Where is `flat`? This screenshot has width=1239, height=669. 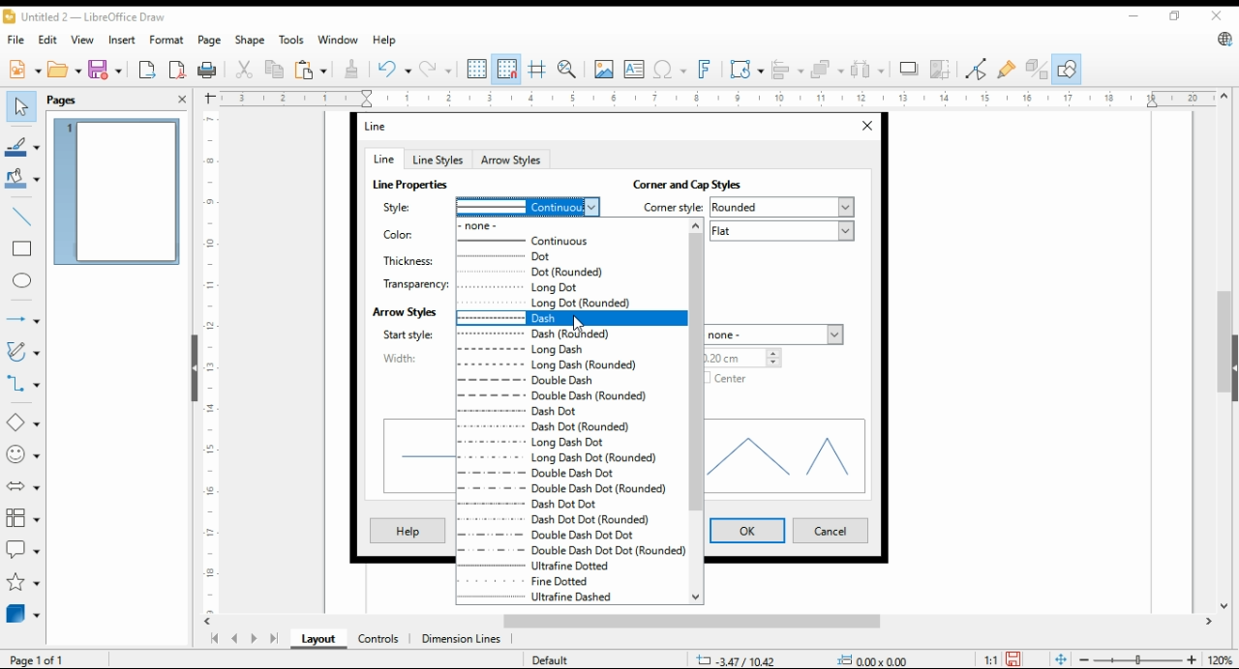 flat is located at coordinates (780, 231).